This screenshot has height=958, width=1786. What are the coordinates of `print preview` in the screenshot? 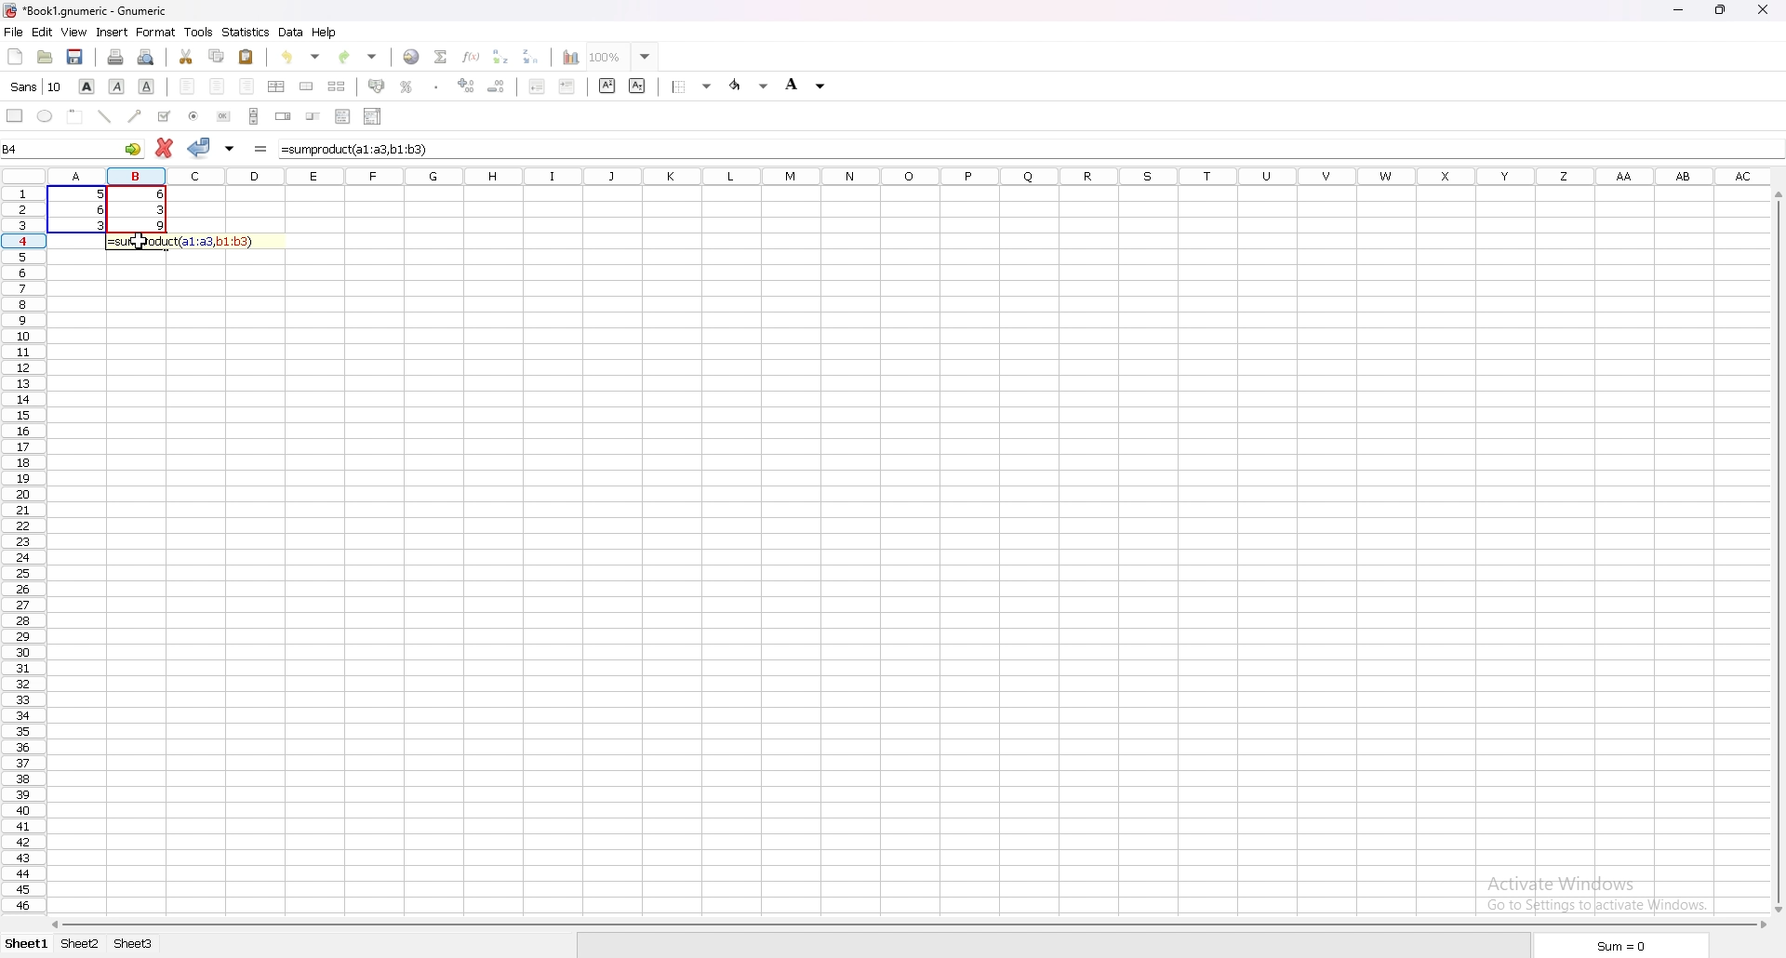 It's located at (147, 56).